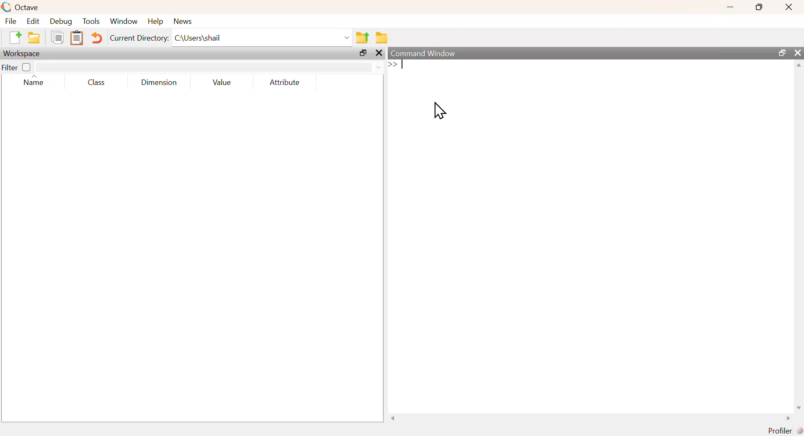 The height and width of the screenshot is (436, 804). Describe the element at coordinates (124, 21) in the screenshot. I see `Window` at that location.